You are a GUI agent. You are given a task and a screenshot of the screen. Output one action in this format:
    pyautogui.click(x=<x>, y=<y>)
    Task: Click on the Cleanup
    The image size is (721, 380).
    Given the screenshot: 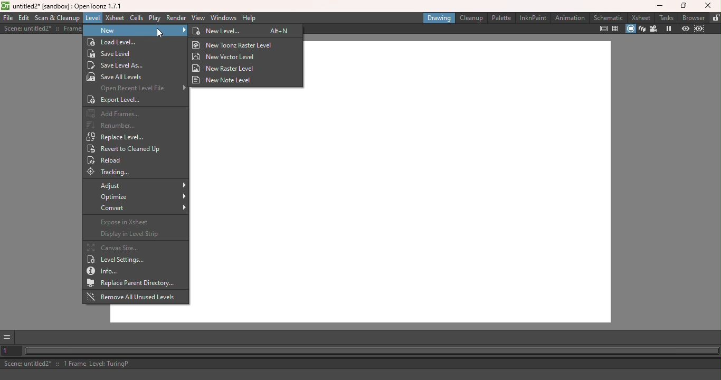 What is the action you would take?
    pyautogui.click(x=471, y=17)
    